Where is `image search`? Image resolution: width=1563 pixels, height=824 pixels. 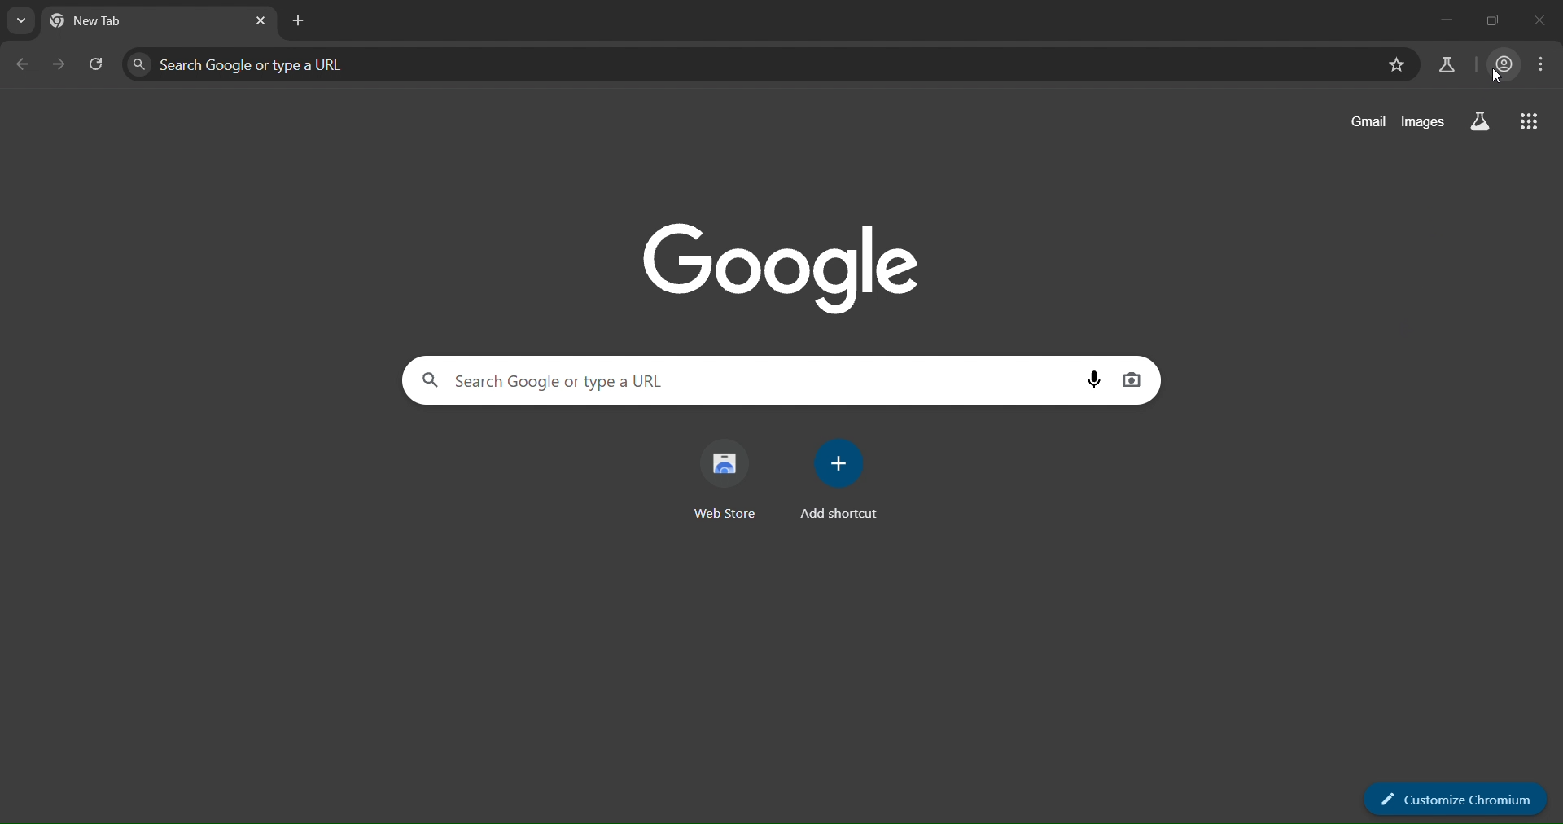 image search is located at coordinates (1133, 384).